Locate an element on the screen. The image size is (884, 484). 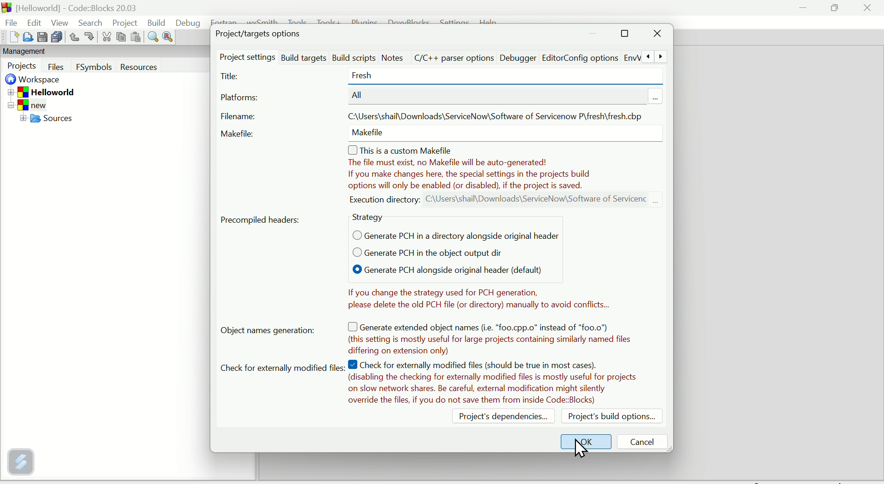
Debug  is located at coordinates (188, 22).